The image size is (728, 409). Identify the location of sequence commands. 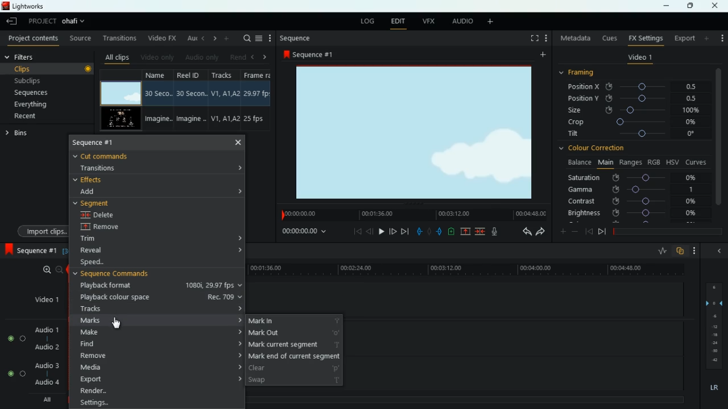
(119, 273).